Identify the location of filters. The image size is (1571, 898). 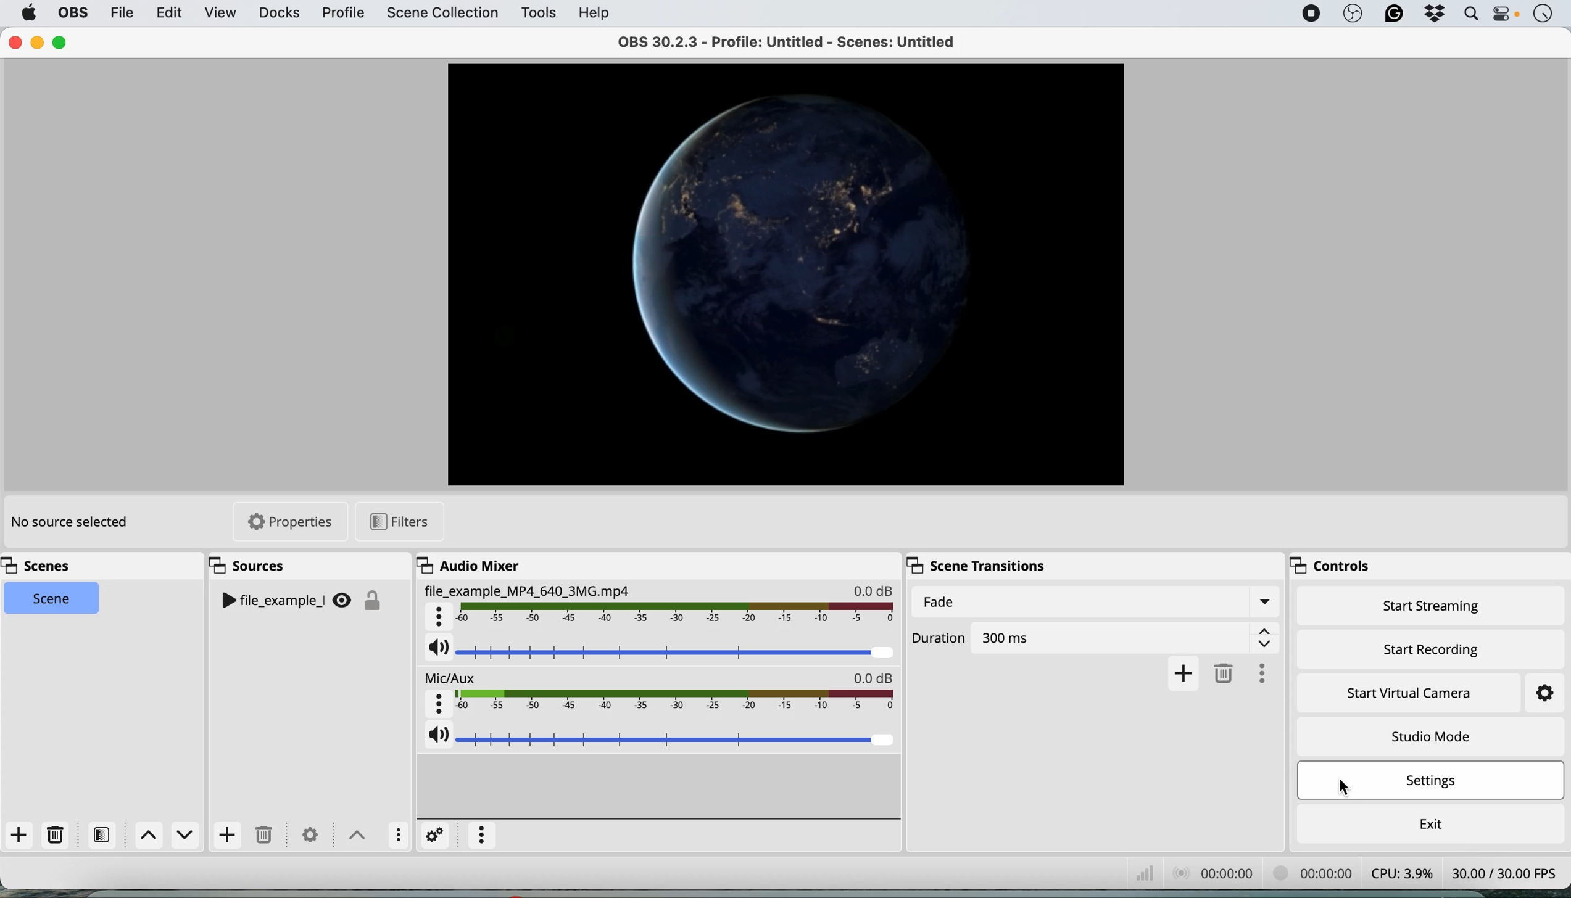
(397, 520).